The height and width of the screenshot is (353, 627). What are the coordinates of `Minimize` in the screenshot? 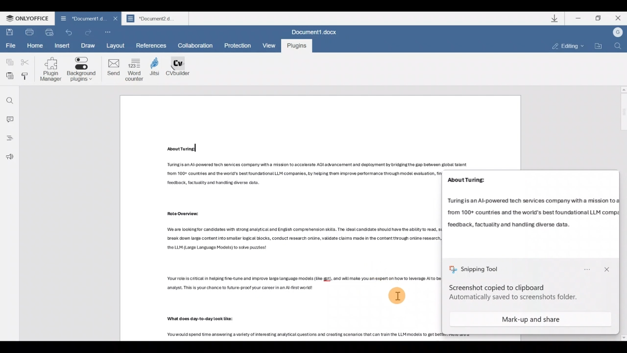 It's located at (578, 20).